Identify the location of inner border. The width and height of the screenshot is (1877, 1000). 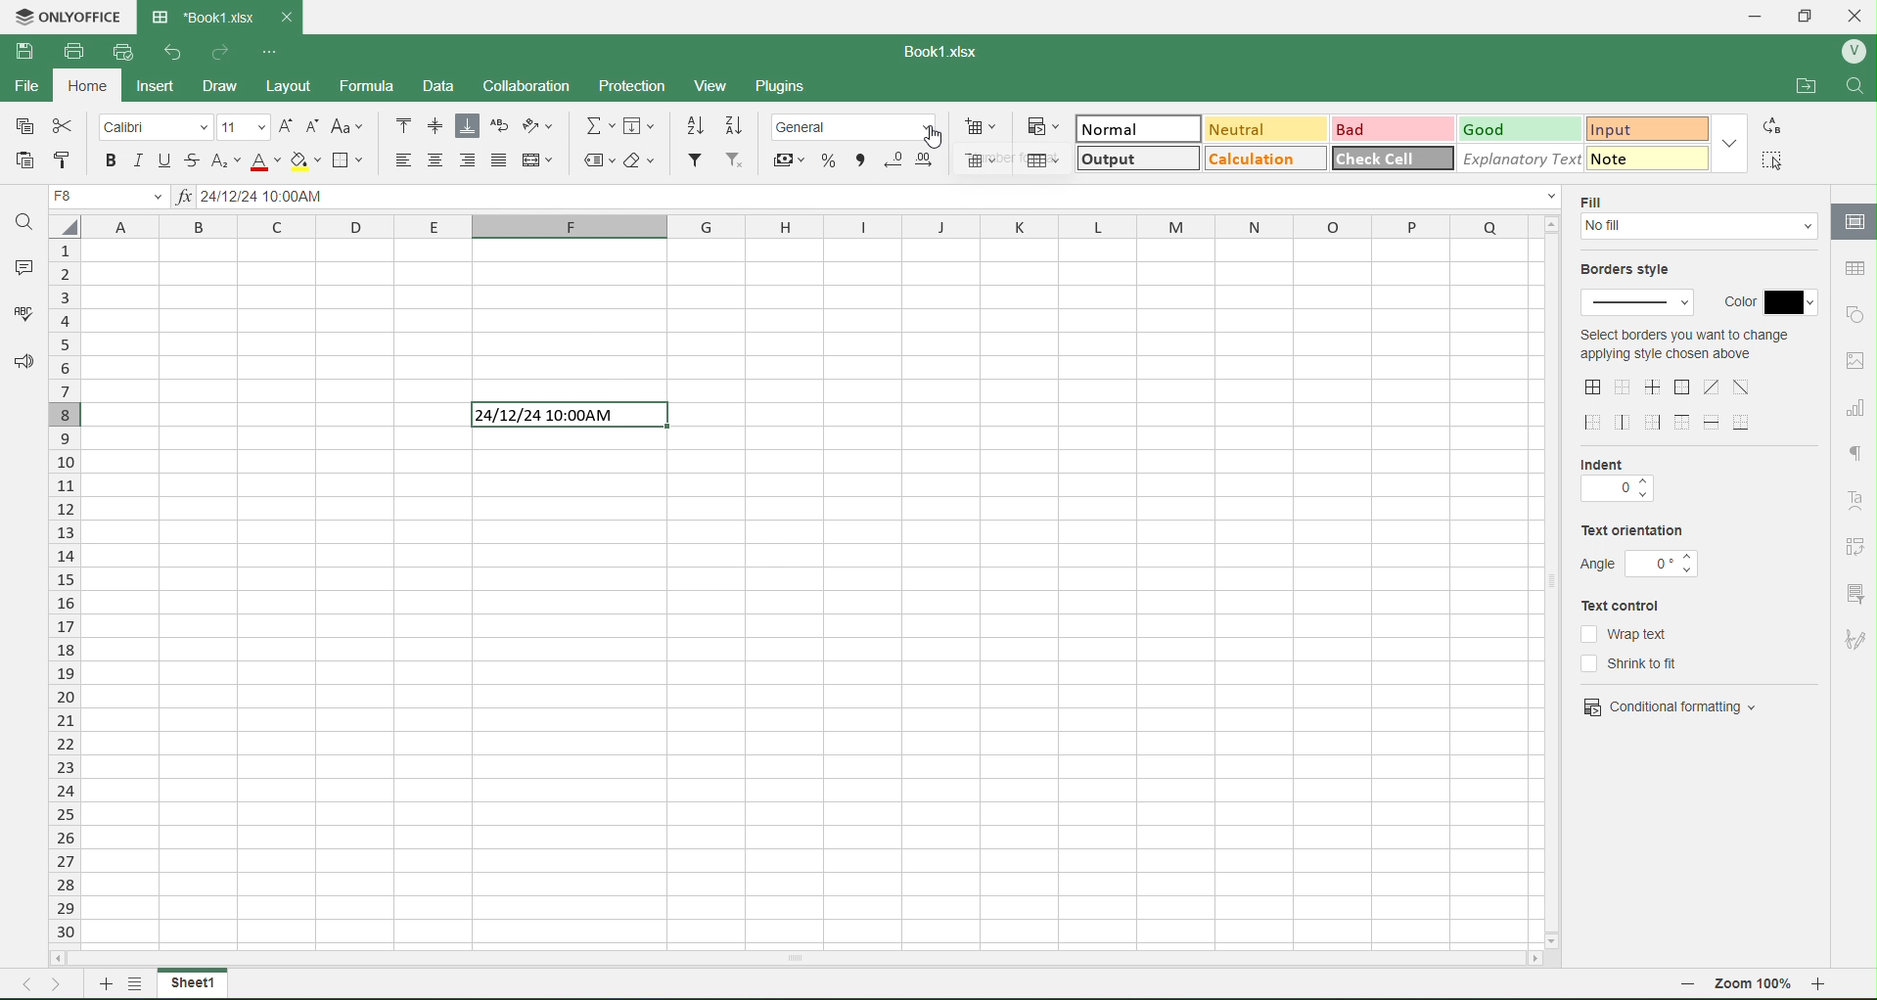
(1655, 386).